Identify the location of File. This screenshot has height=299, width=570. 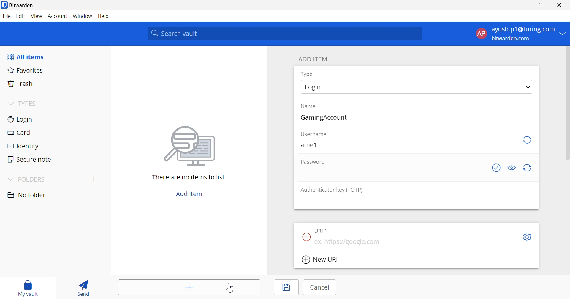
(7, 16).